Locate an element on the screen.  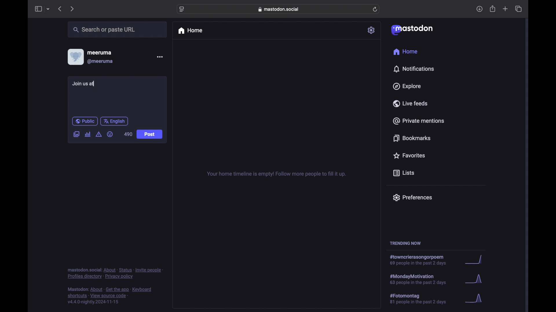
settings is located at coordinates (372, 30).